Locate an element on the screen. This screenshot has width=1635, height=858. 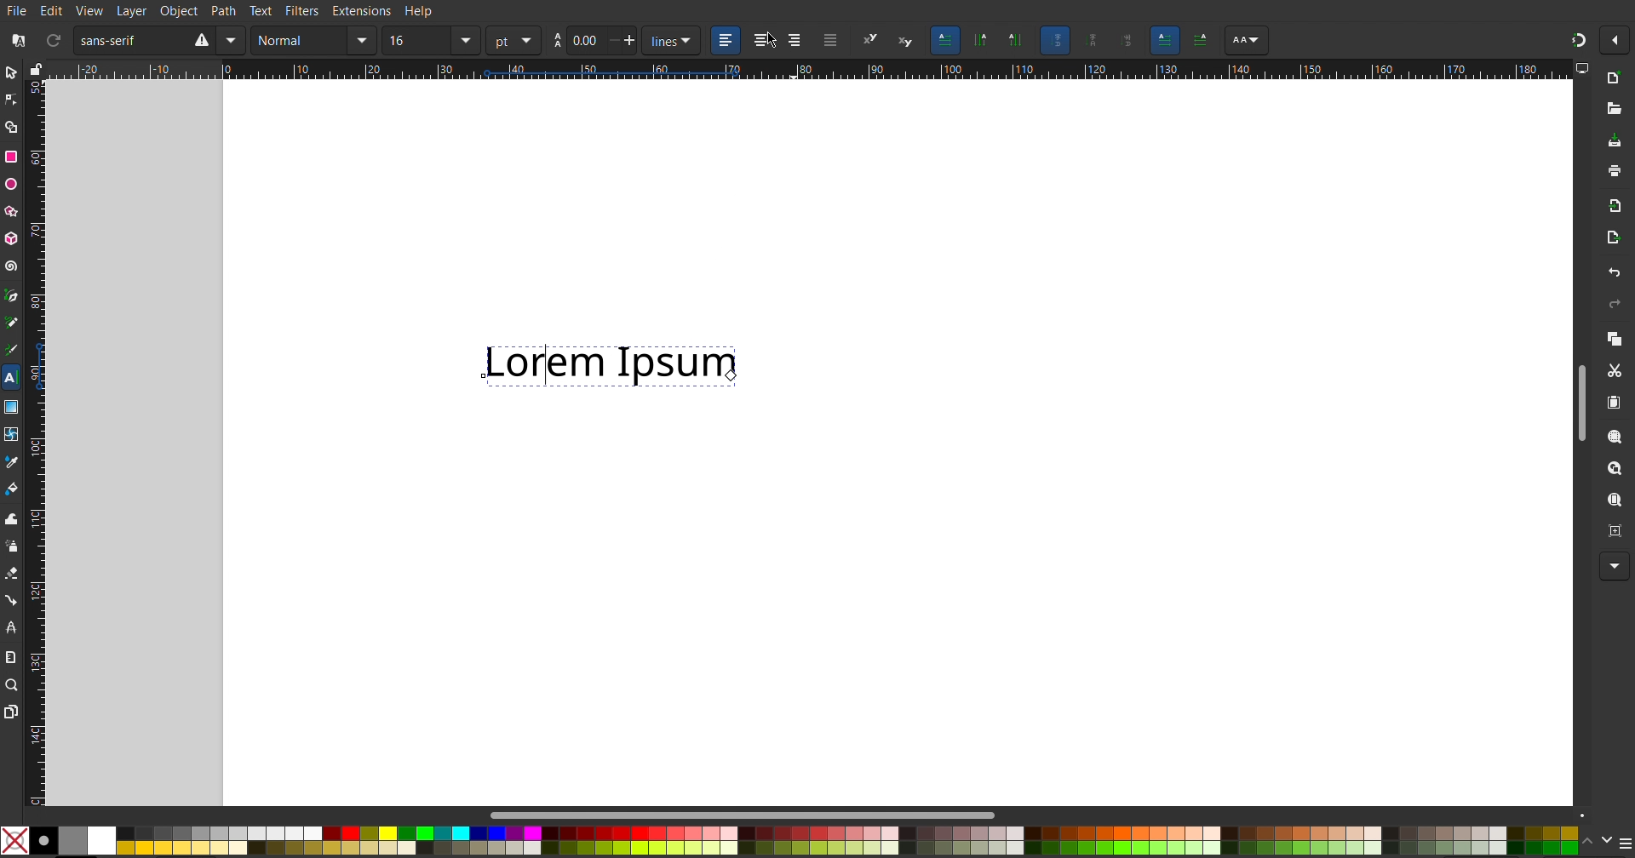
Pages is located at coordinates (11, 712).